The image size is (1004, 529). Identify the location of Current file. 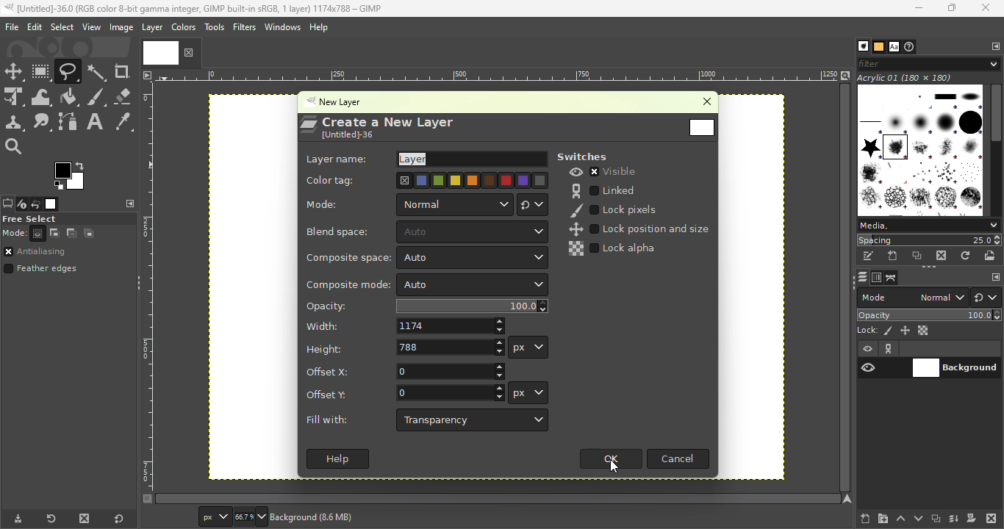
(170, 52).